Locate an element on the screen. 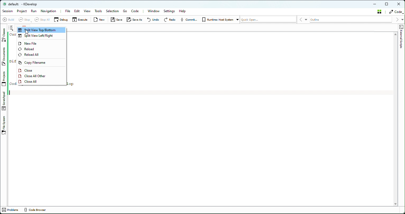  Problem is located at coordinates (11, 210).